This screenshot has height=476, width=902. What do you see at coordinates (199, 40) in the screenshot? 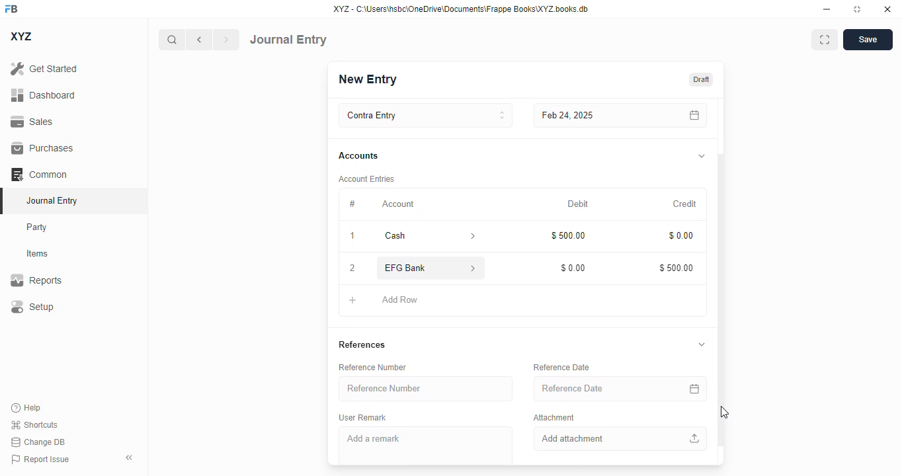
I see `previous` at bounding box center [199, 40].